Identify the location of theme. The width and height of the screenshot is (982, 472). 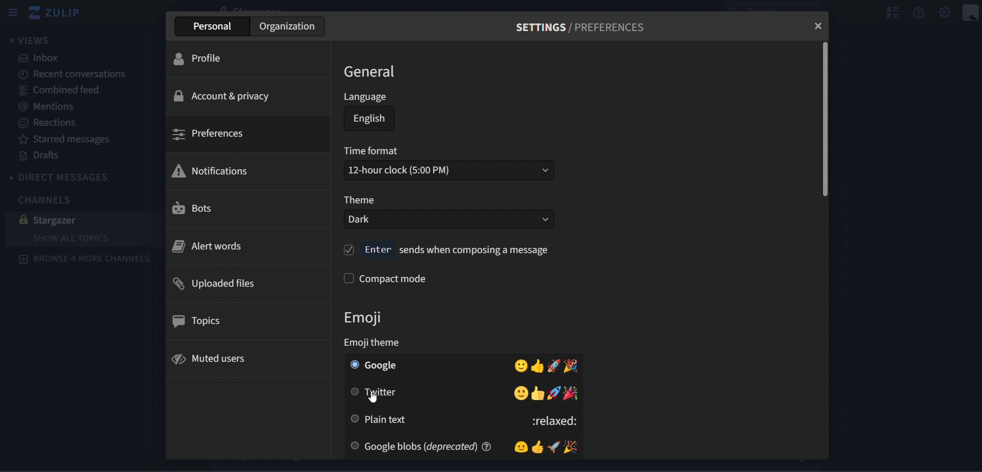
(359, 200).